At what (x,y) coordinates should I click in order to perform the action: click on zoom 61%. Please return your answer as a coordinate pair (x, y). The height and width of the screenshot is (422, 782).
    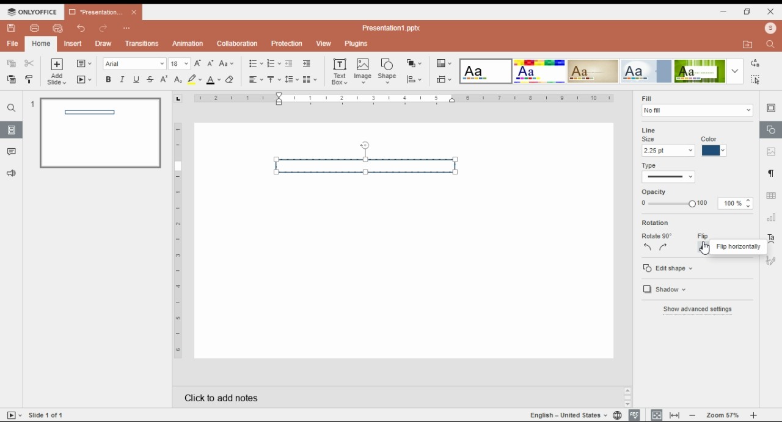
    Looking at the image, I should click on (722, 415).